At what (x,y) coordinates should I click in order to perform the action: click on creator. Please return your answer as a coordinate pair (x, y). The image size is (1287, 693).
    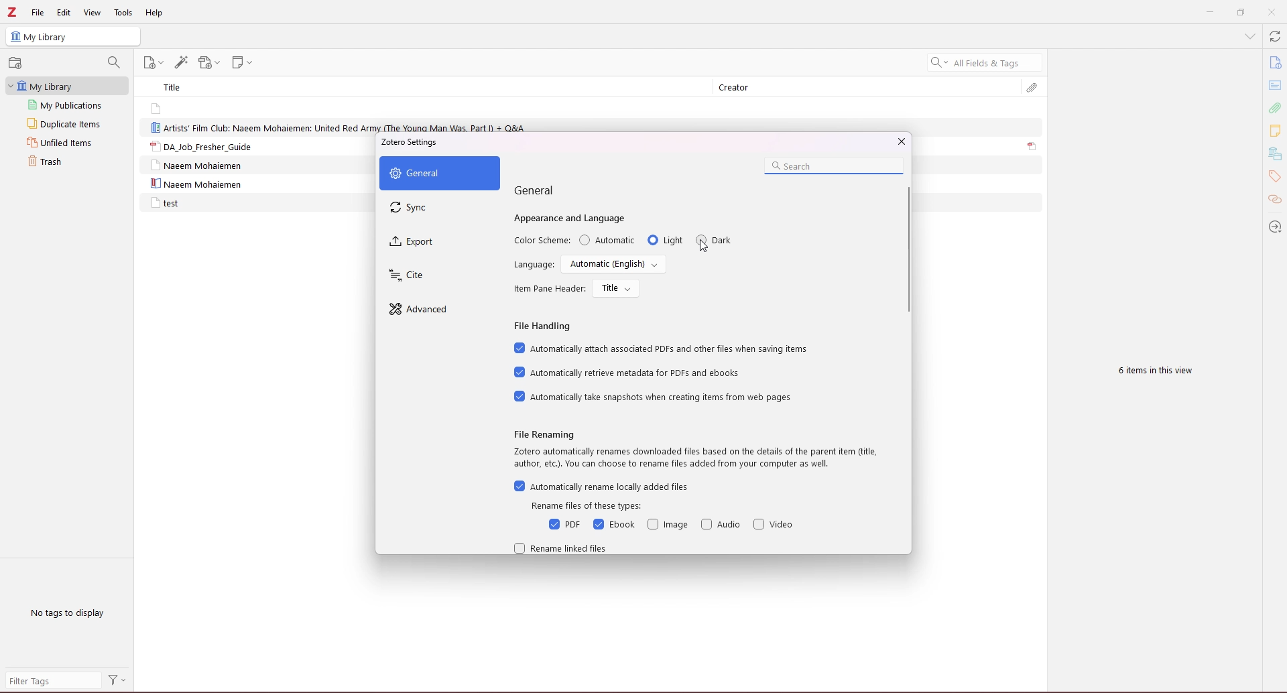
    Looking at the image, I should click on (741, 88).